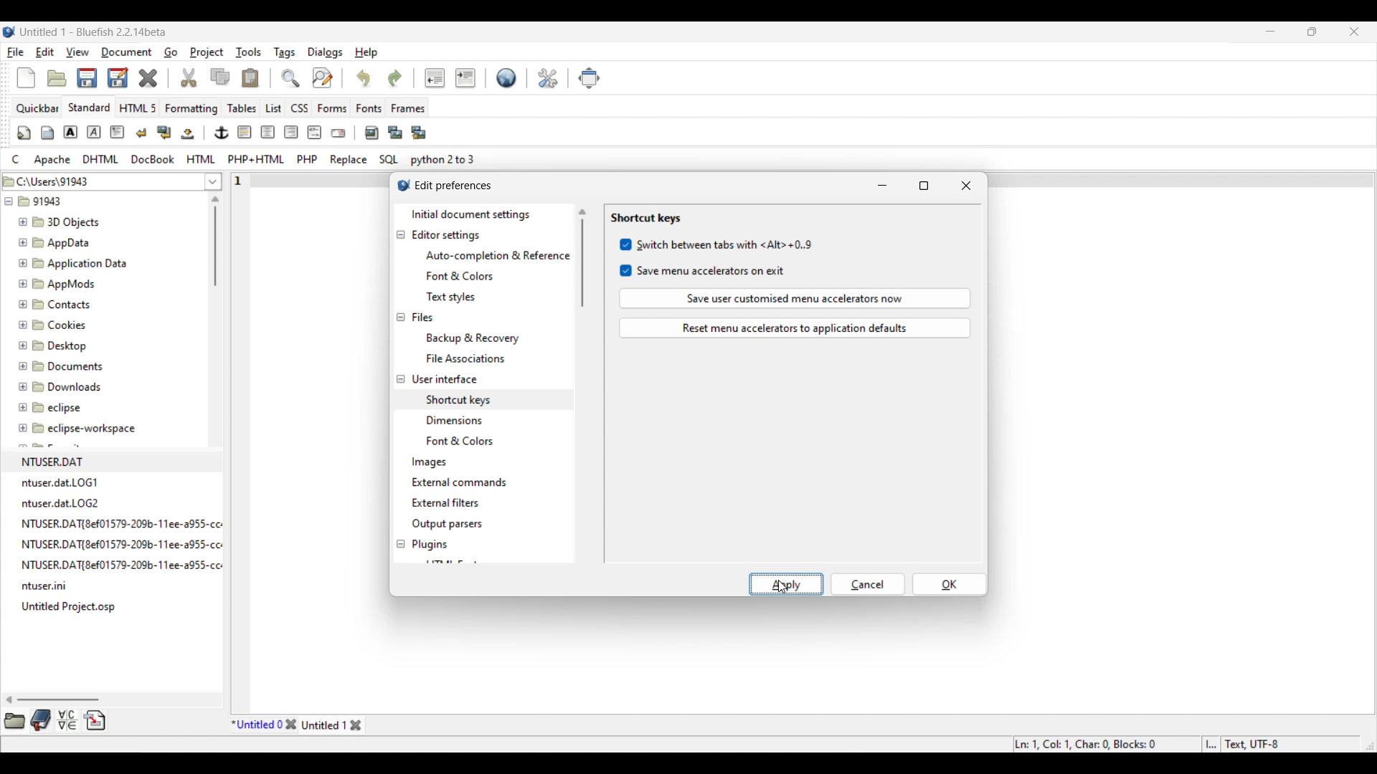 The image size is (1377, 774). I want to click on ntuser.dat.LOG1, so click(62, 482).